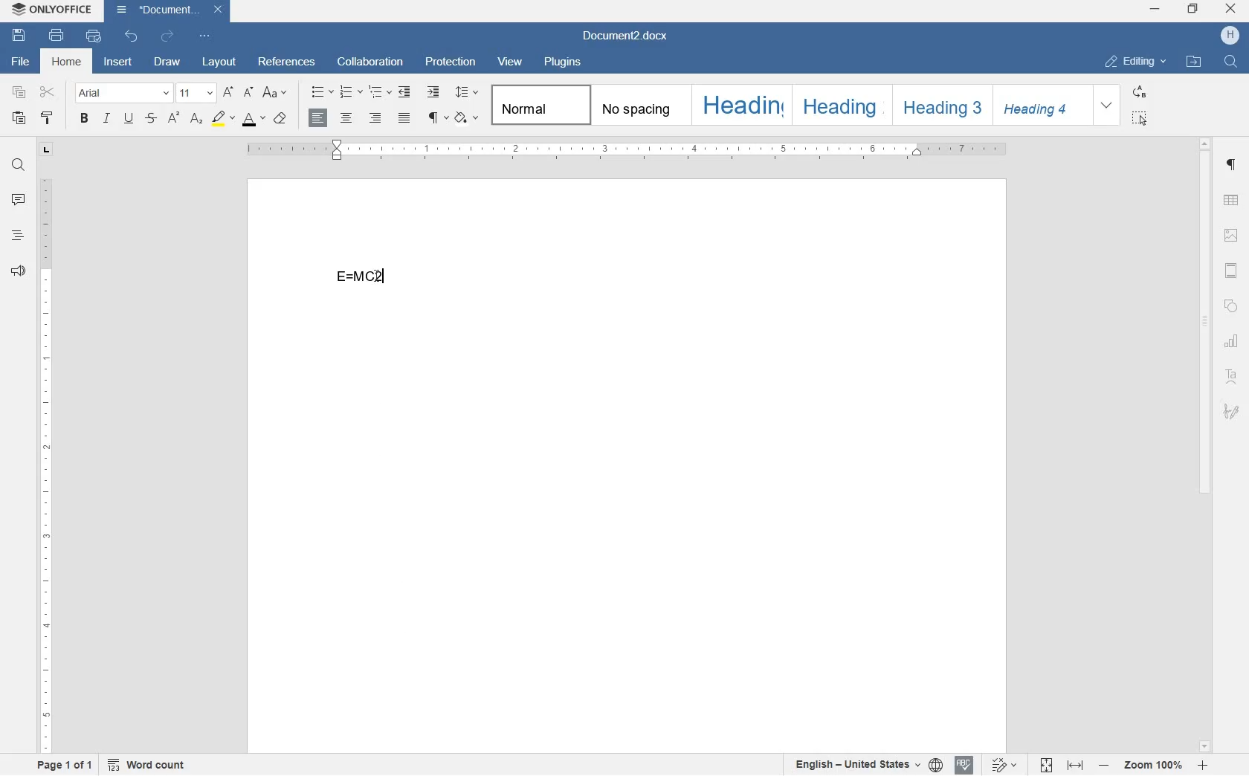  What do you see at coordinates (1140, 93) in the screenshot?
I see `replace` at bounding box center [1140, 93].